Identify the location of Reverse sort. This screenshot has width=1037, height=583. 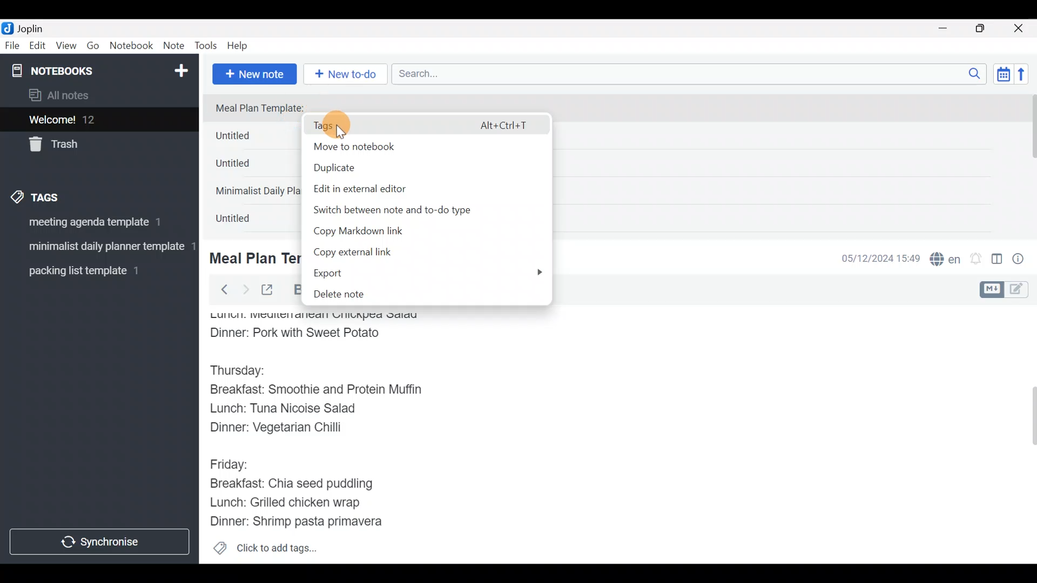
(1027, 77).